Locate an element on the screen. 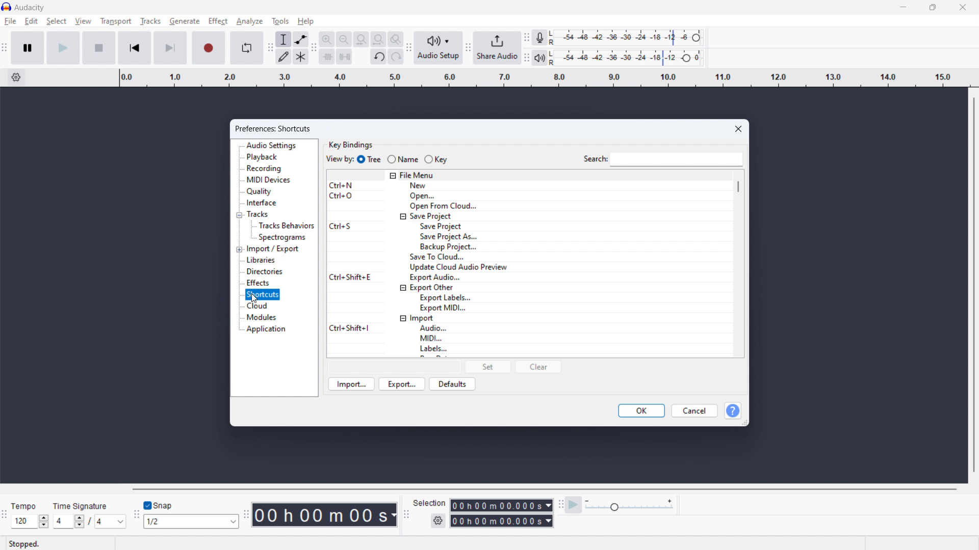 The height and width of the screenshot is (550, 979). Cursor is located at coordinates (255, 298).